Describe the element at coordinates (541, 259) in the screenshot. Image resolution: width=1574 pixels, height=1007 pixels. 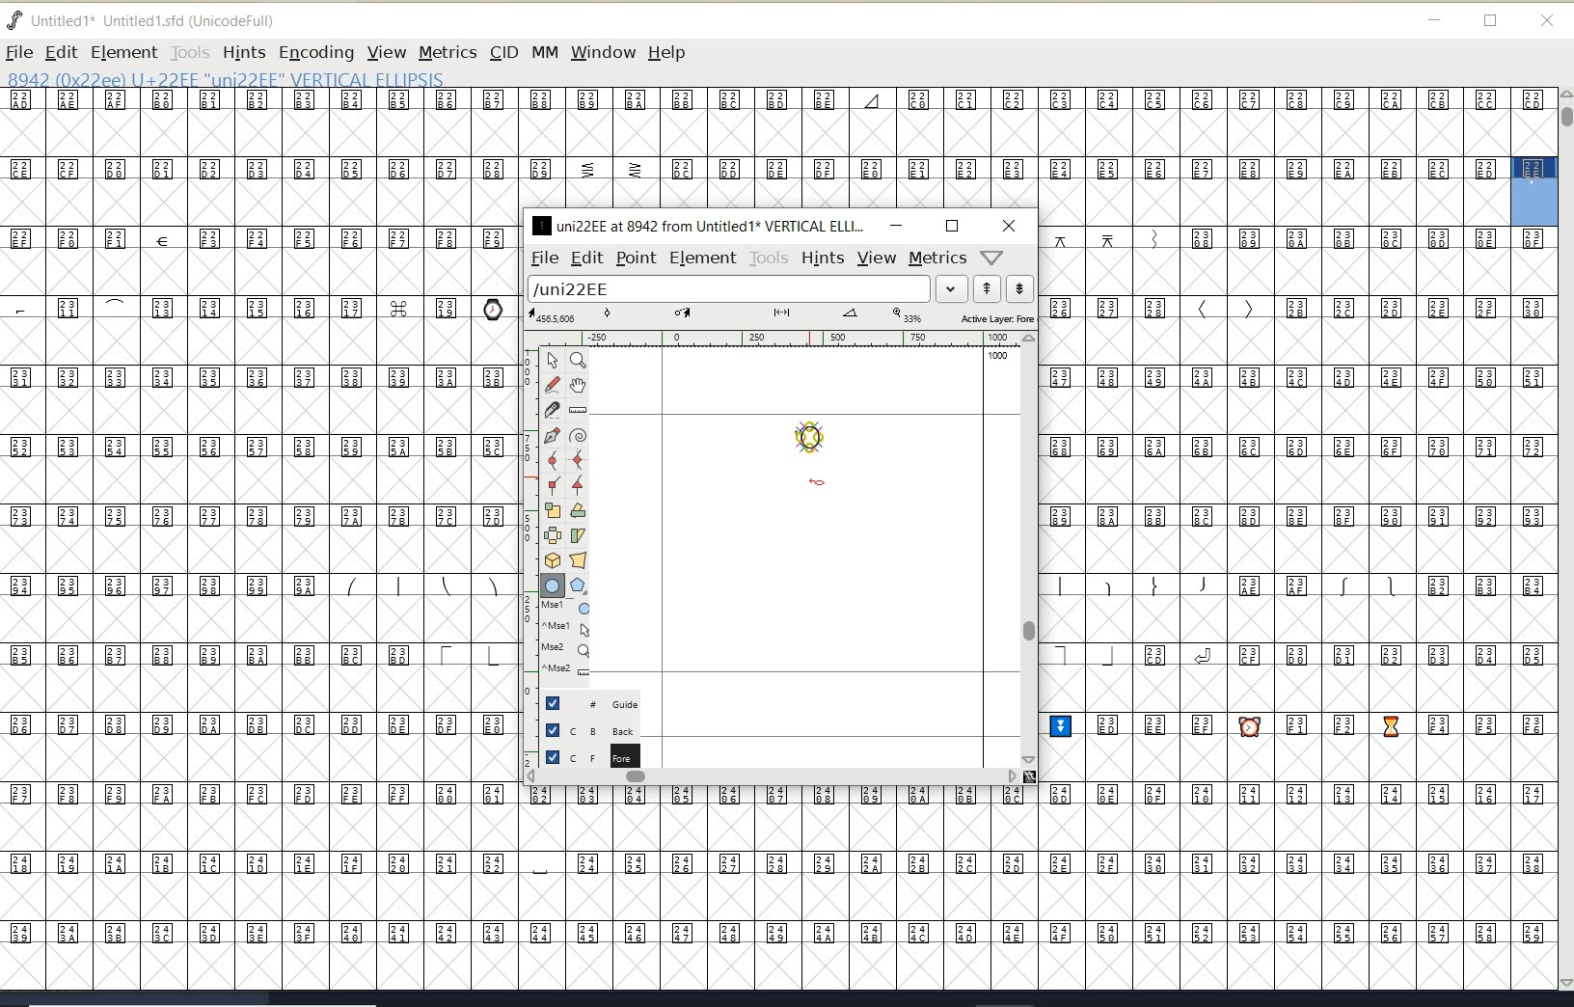
I see `file` at that location.